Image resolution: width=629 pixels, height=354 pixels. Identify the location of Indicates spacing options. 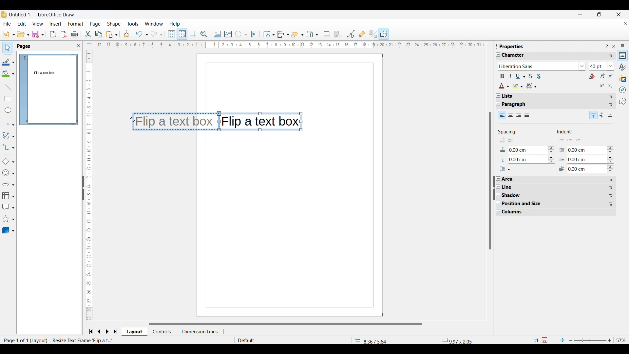
(508, 132).